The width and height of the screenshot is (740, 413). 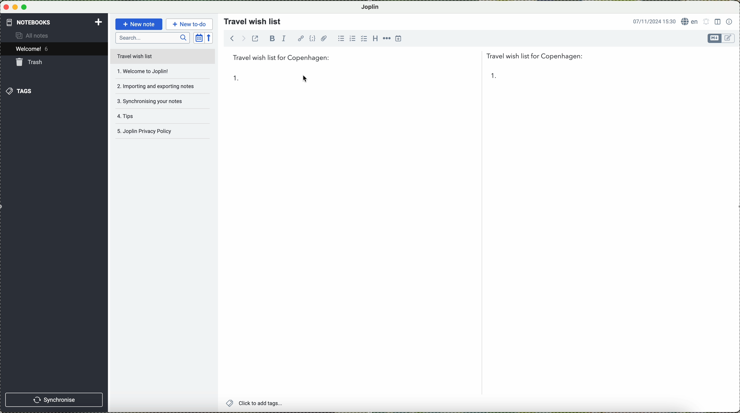 What do you see at coordinates (55, 400) in the screenshot?
I see `synchronise button` at bounding box center [55, 400].